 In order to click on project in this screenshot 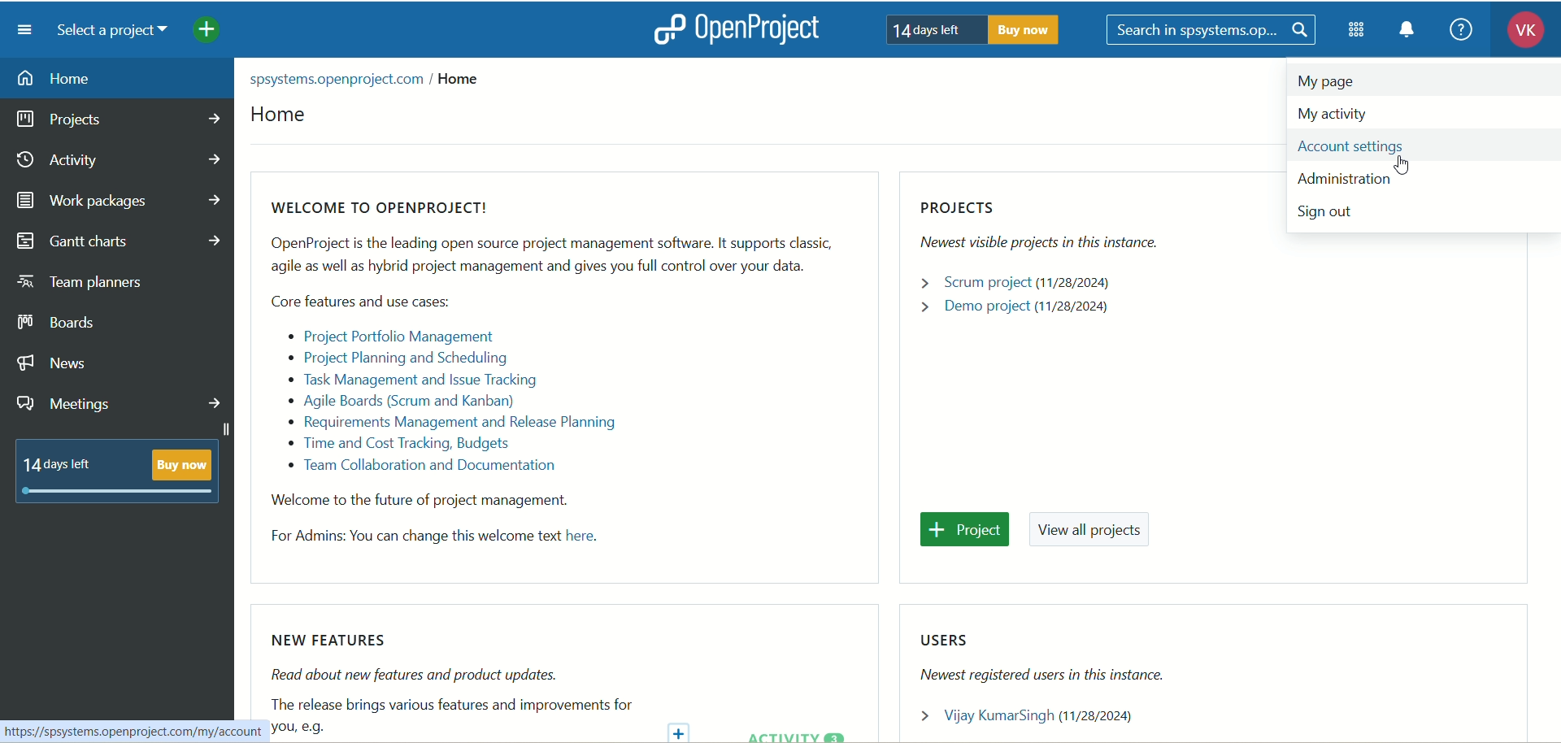, I will do `click(965, 530)`.